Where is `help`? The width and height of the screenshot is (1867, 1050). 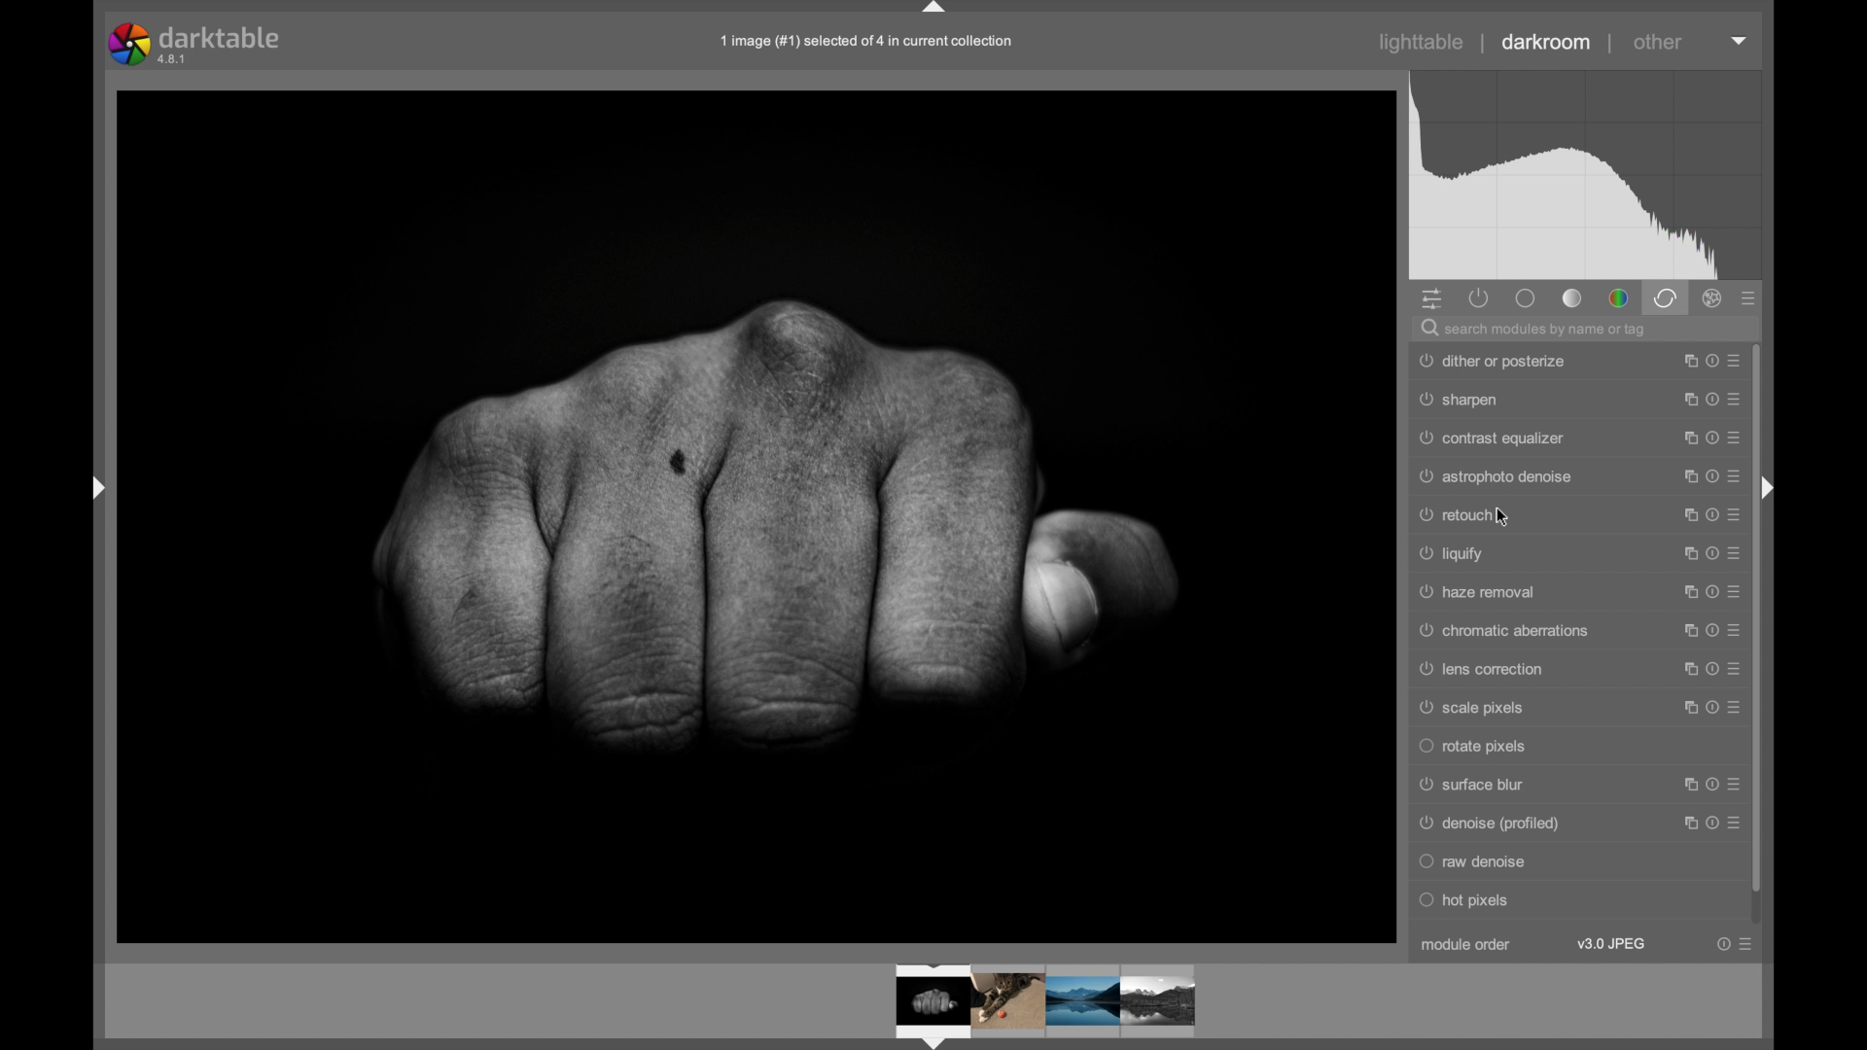 help is located at coordinates (1708, 708).